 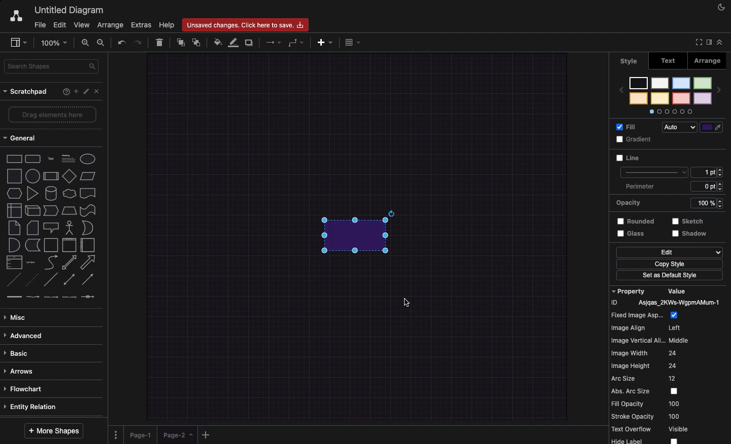 I want to click on Draw.io, so click(x=16, y=15).